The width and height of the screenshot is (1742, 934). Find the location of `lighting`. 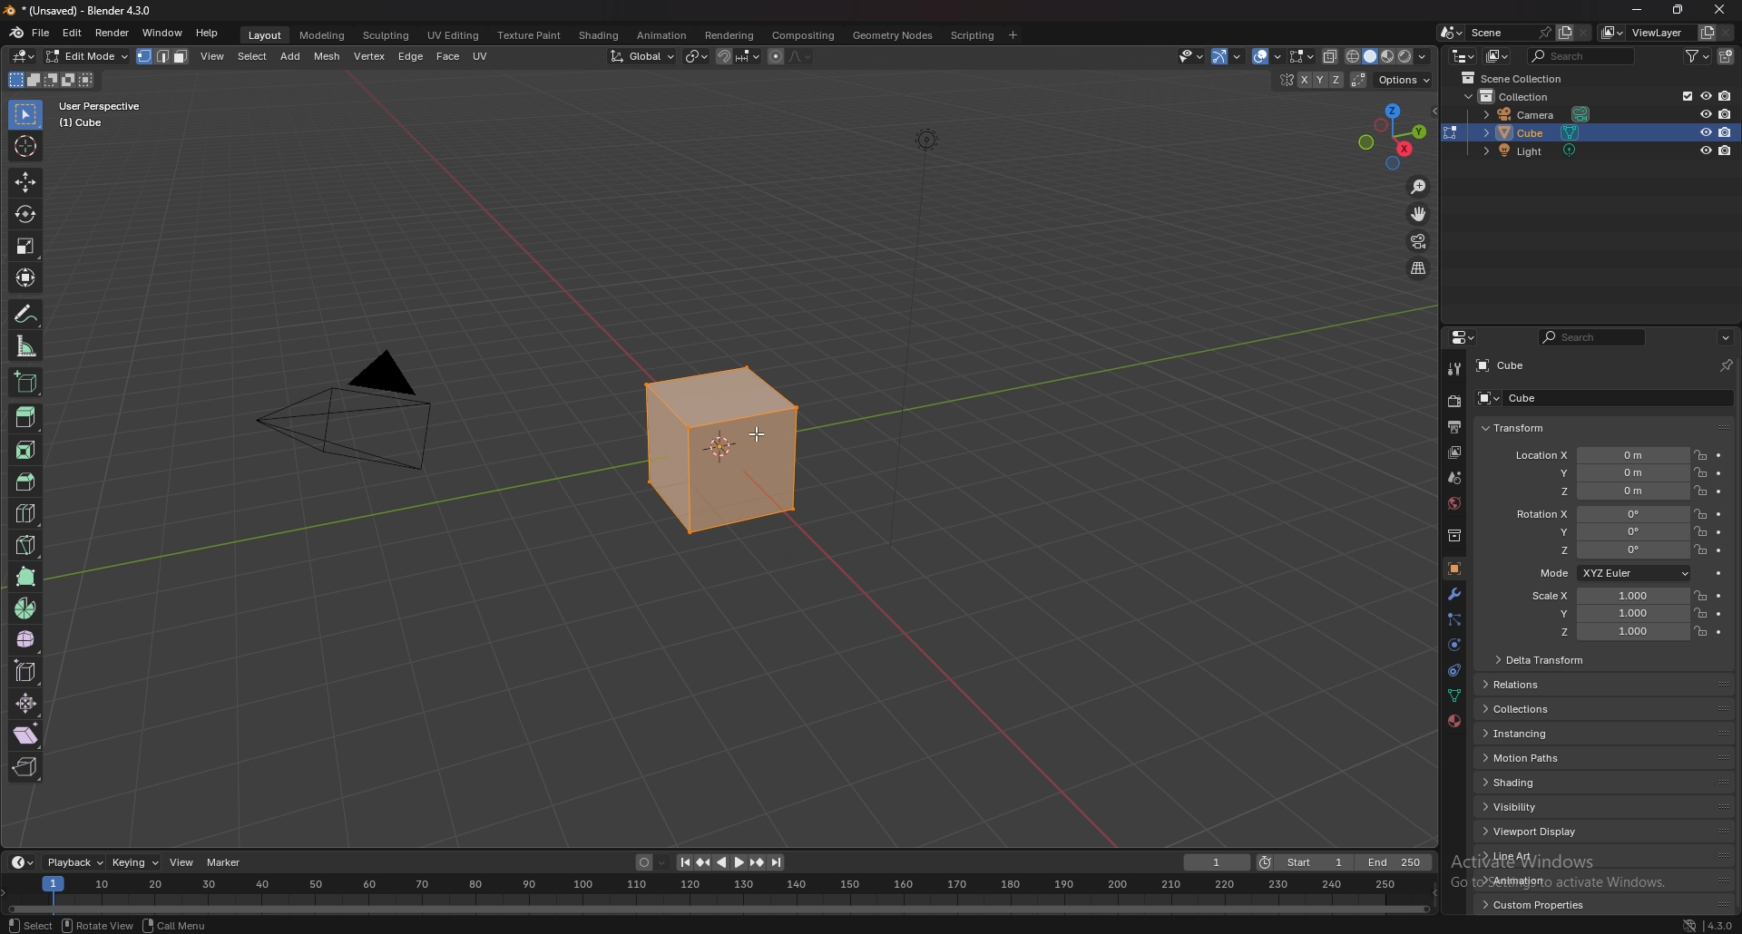

lighting is located at coordinates (932, 143).